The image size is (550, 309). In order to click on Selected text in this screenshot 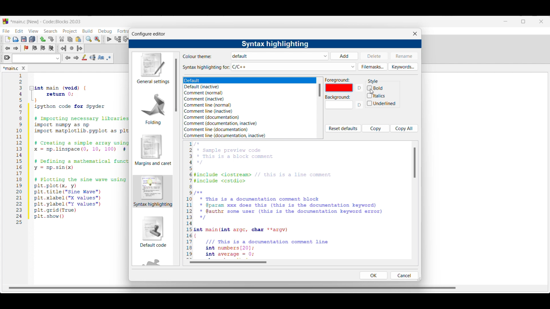, I will do `click(93, 58)`.